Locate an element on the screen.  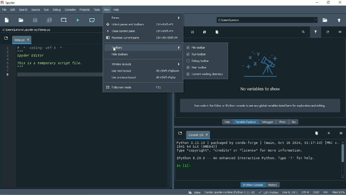
Source is located at coordinates (35, 10).